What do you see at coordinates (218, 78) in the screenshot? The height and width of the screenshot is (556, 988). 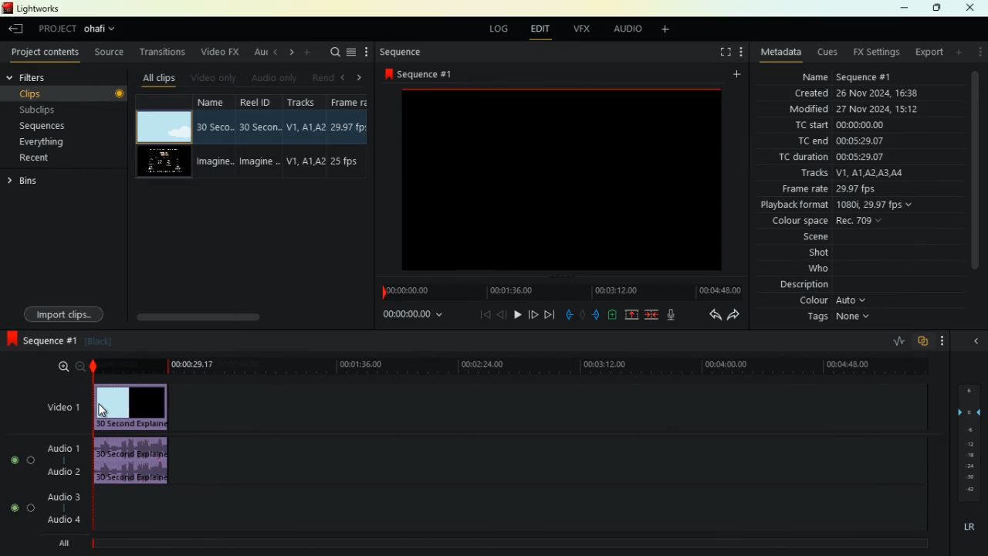 I see `video only` at bounding box center [218, 78].